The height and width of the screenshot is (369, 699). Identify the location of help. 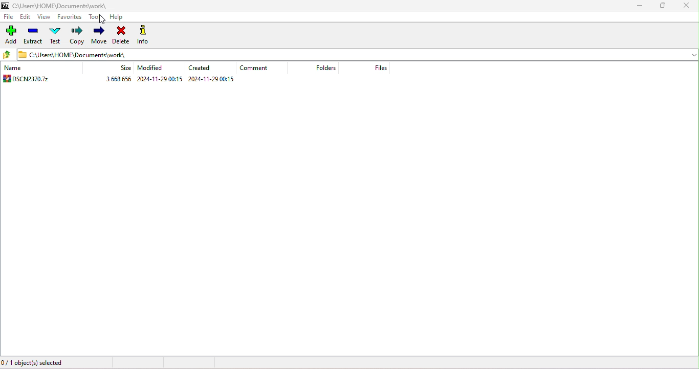
(117, 17).